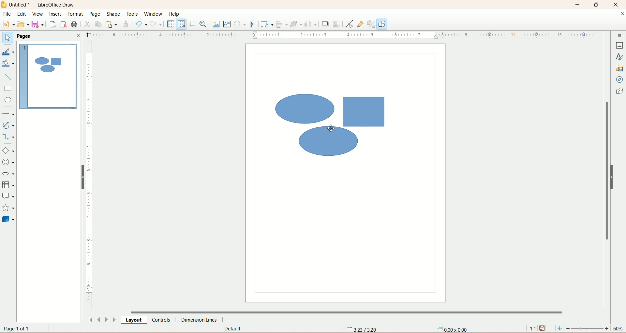 The width and height of the screenshot is (626, 333). Describe the element at coordinates (8, 89) in the screenshot. I see `rectangle` at that location.